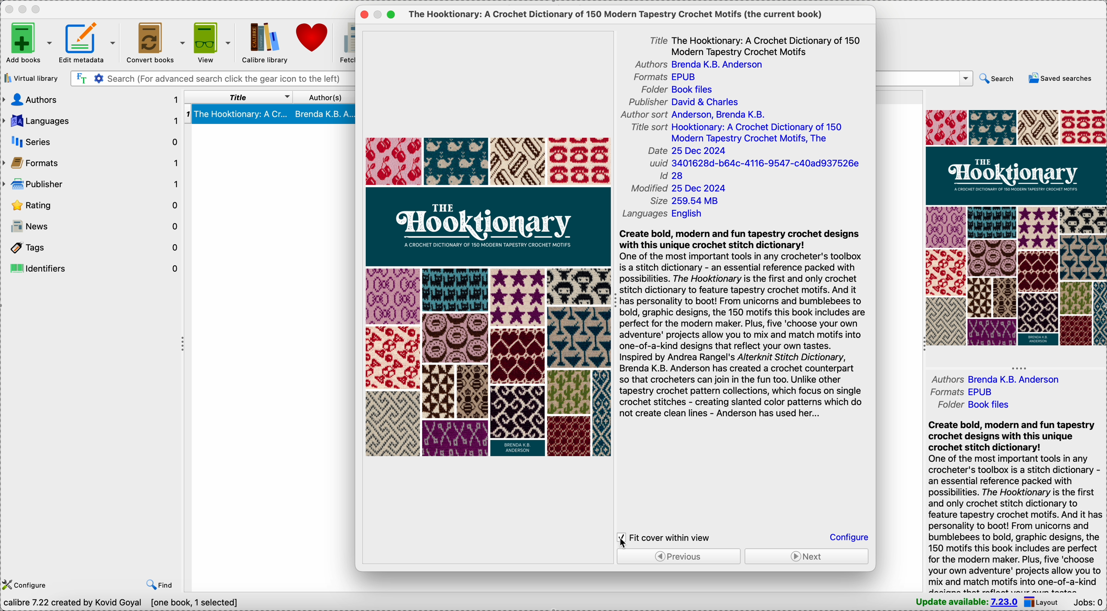  I want to click on book selected, so click(269, 116).